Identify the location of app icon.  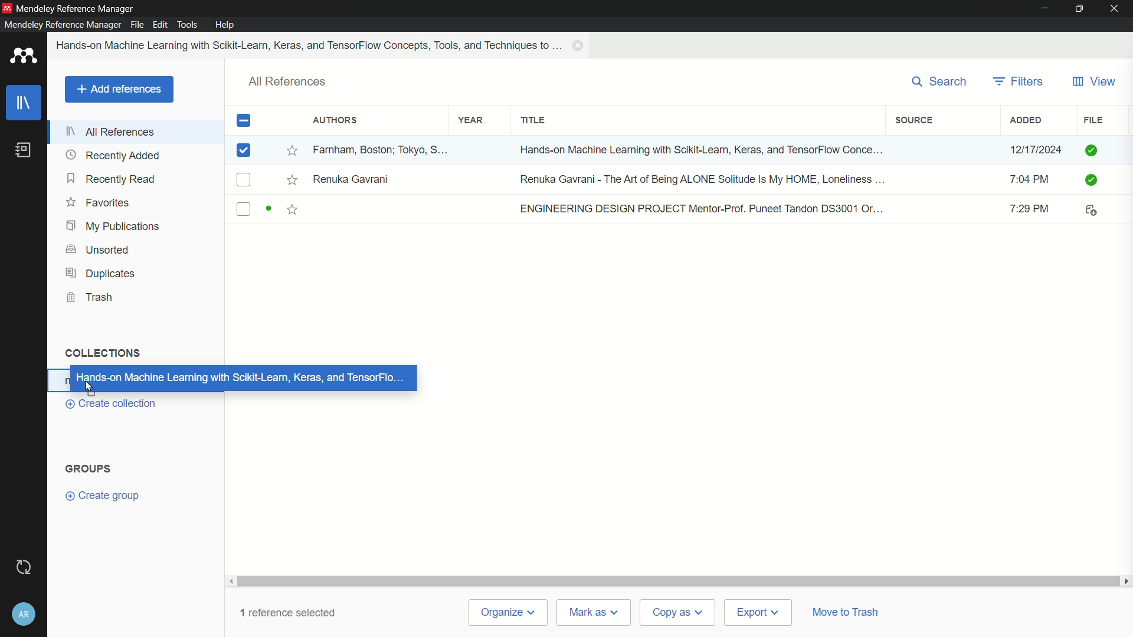
(7, 8).